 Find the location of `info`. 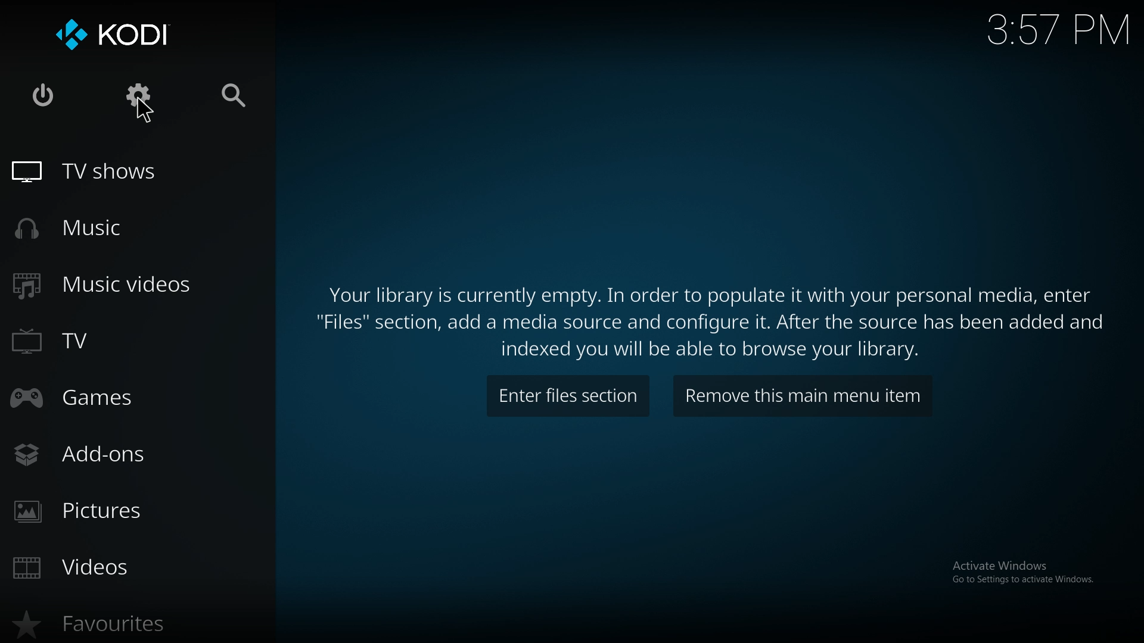

info is located at coordinates (715, 315).